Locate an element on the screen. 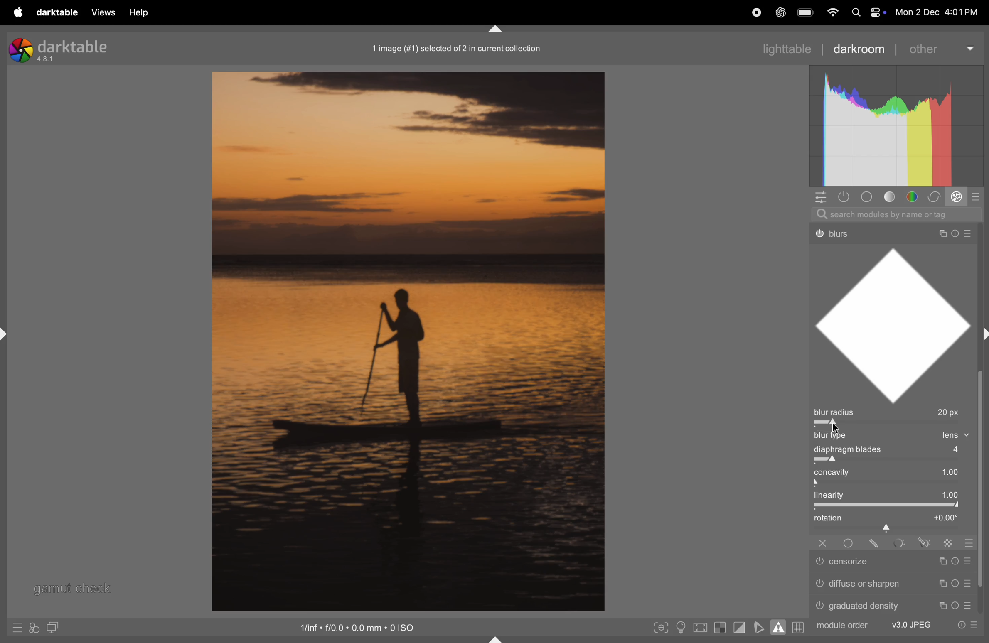  shape is located at coordinates (897, 323).